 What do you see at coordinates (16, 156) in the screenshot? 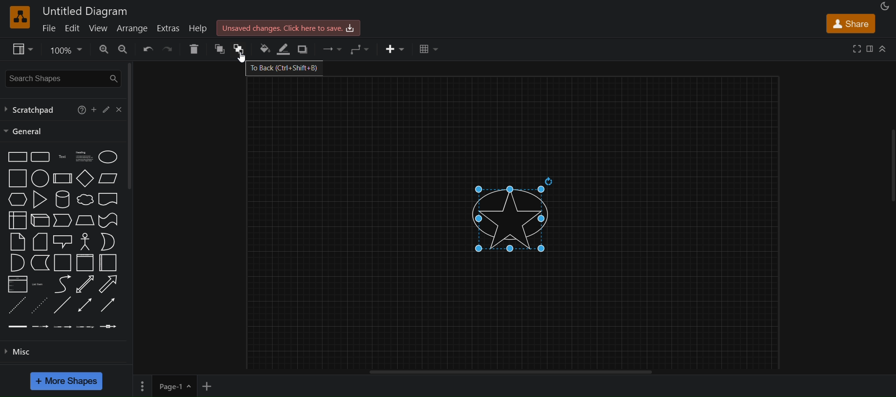
I see `rectangle` at bounding box center [16, 156].